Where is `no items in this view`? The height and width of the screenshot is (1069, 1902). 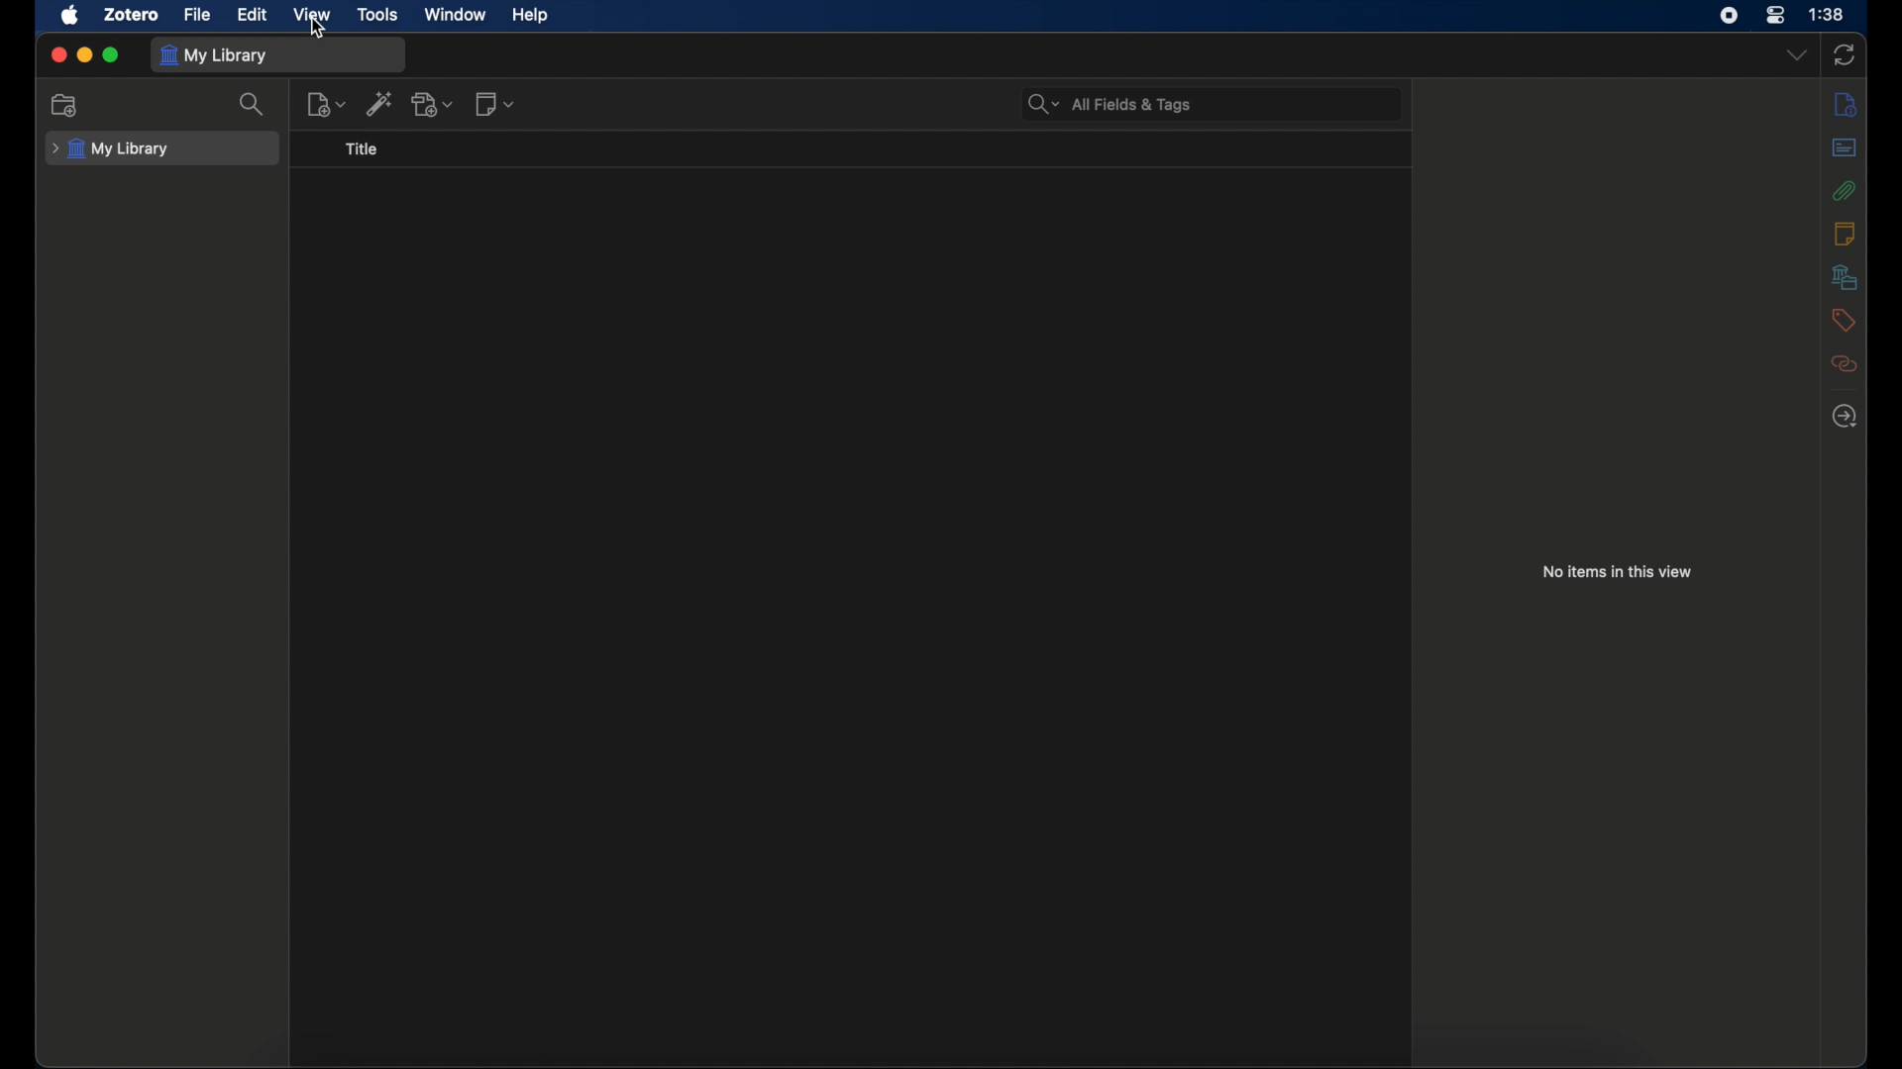 no items in this view is located at coordinates (1617, 571).